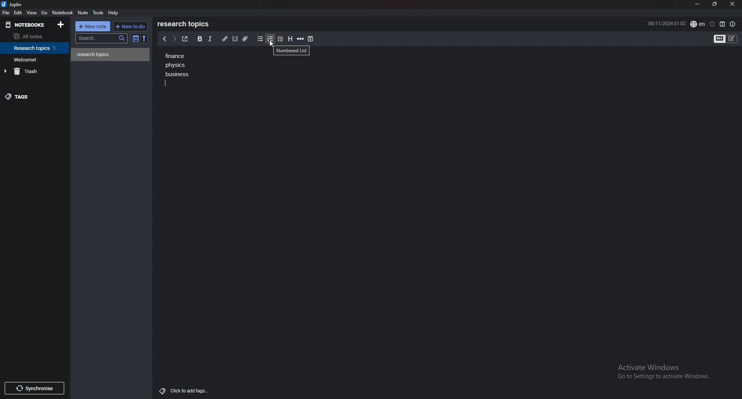 The image size is (742, 399). Describe the element at coordinates (176, 70) in the screenshot. I see `Finance physics business` at that location.